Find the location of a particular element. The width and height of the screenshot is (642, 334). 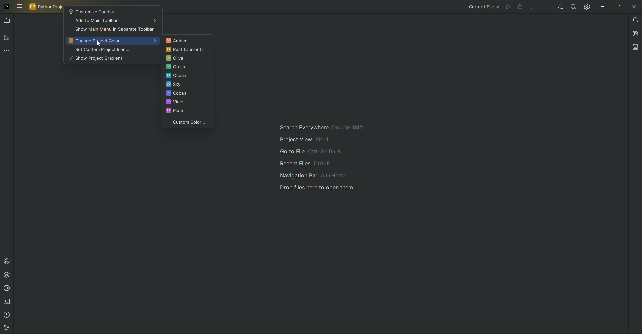

Notifications is located at coordinates (634, 20).